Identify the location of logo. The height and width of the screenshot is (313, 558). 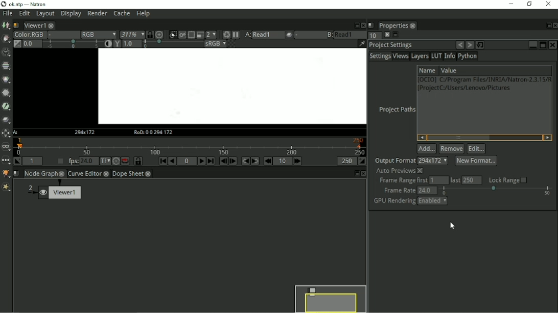
(4, 4).